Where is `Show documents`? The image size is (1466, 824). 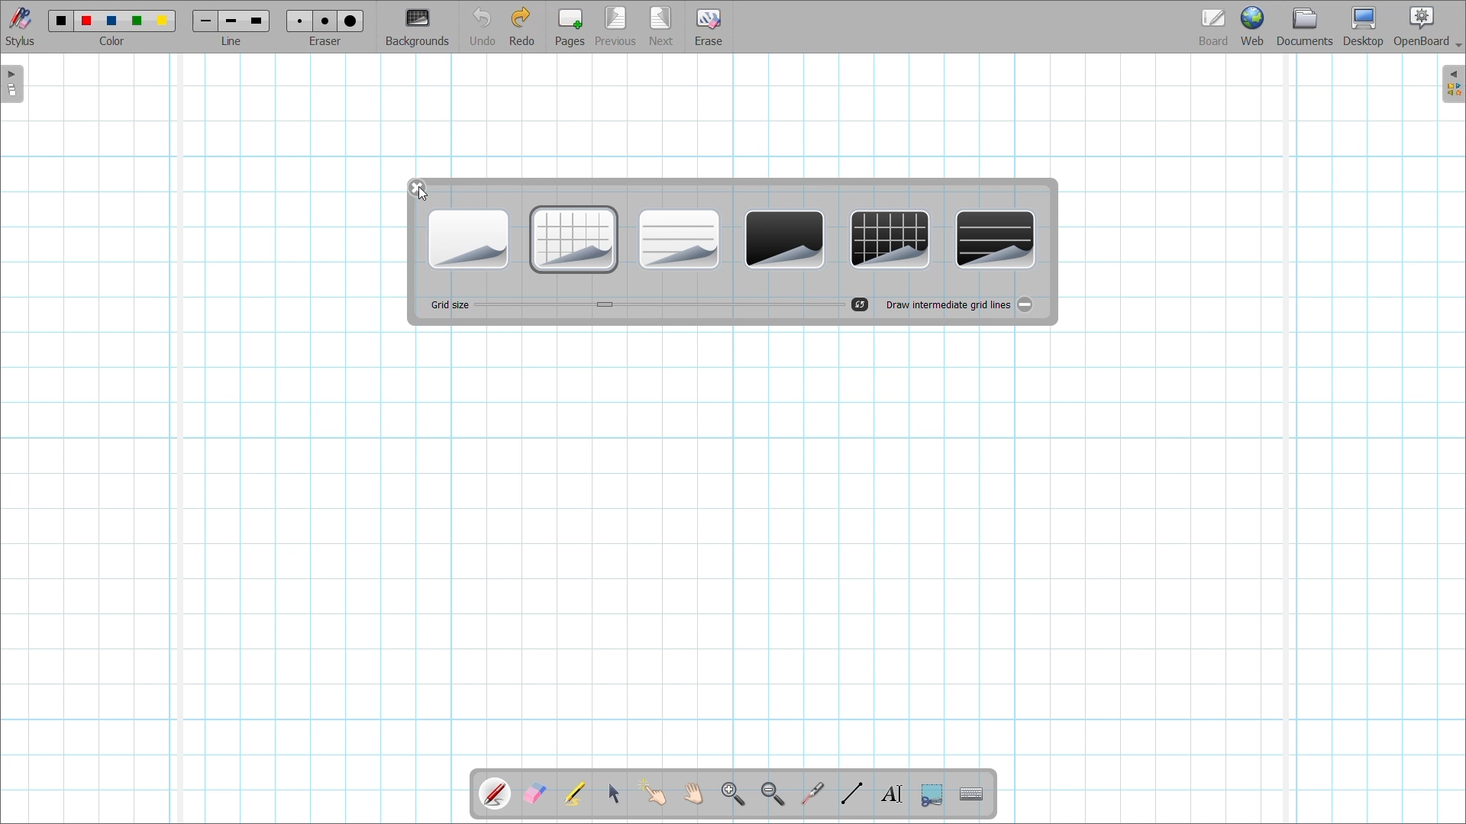
Show documents is located at coordinates (1305, 26).